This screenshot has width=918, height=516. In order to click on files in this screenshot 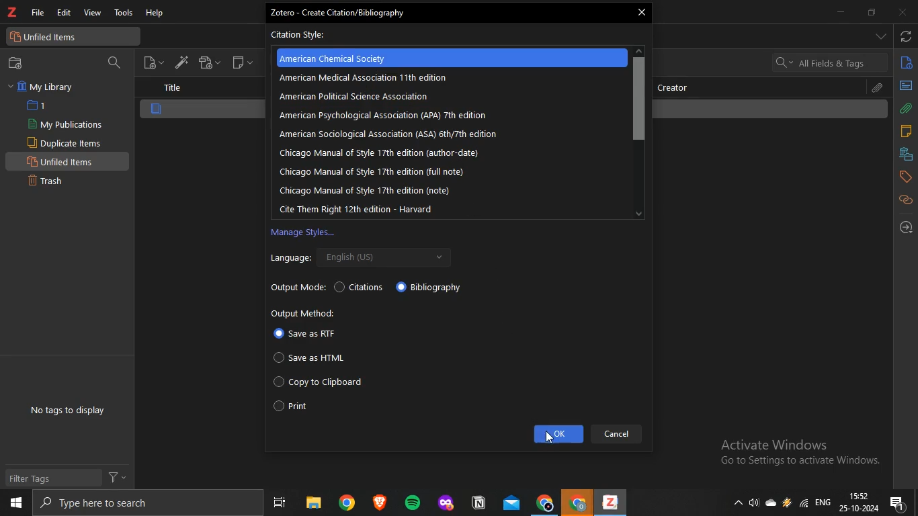, I will do `click(312, 503)`.